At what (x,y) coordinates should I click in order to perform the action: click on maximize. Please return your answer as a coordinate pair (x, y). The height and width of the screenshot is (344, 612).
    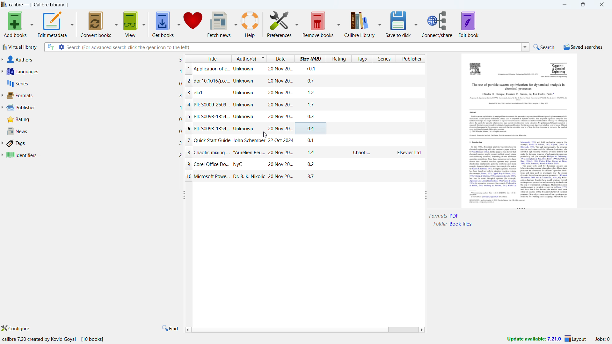
    Looking at the image, I should click on (583, 4).